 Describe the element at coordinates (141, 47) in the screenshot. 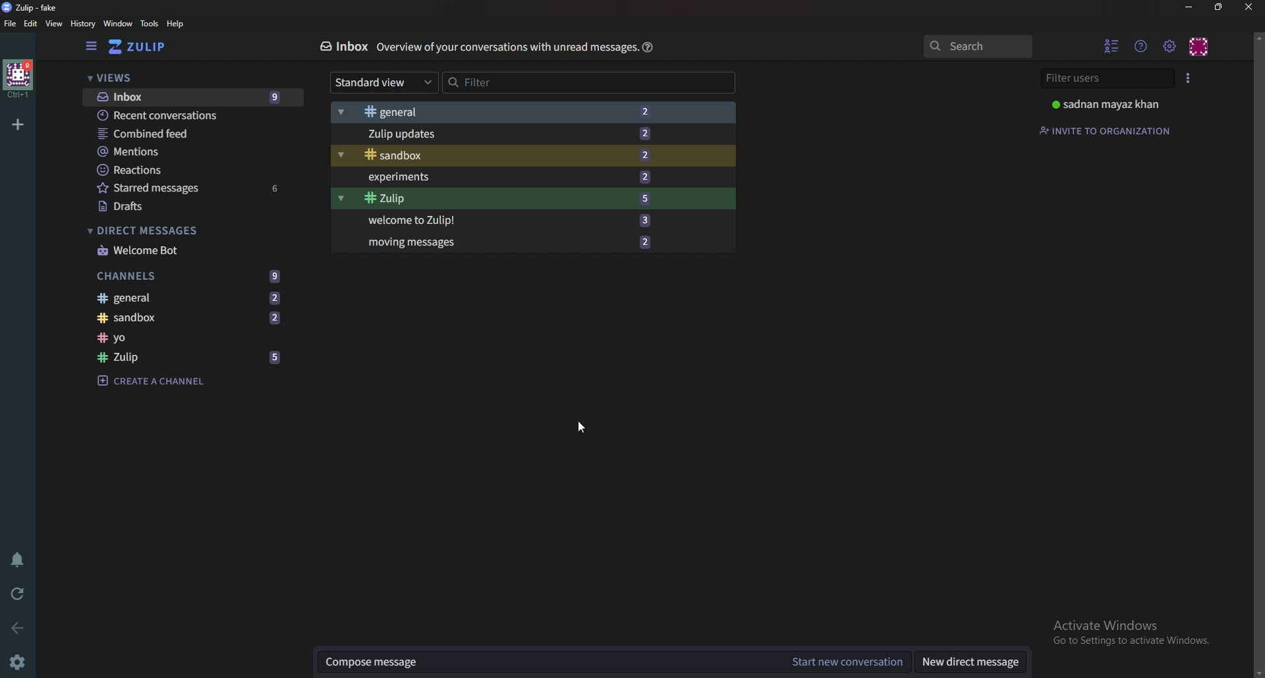

I see `Go to home view` at that location.